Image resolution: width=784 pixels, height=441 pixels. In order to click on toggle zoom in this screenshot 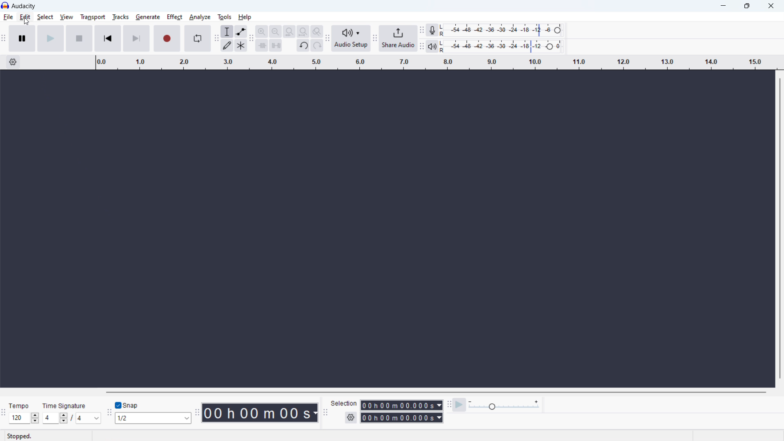, I will do `click(317, 31)`.